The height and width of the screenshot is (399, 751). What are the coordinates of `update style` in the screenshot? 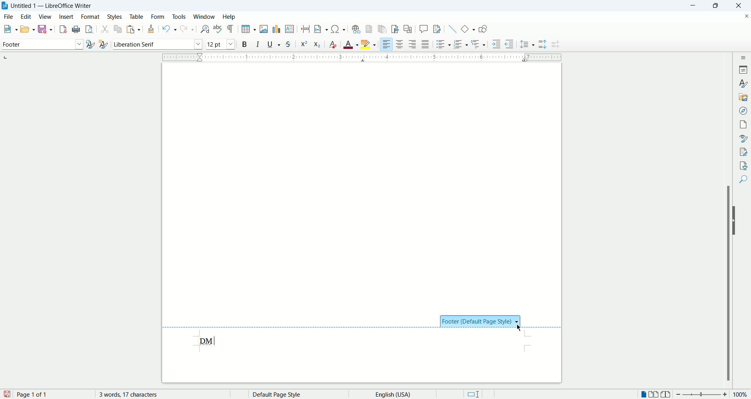 It's located at (90, 45).